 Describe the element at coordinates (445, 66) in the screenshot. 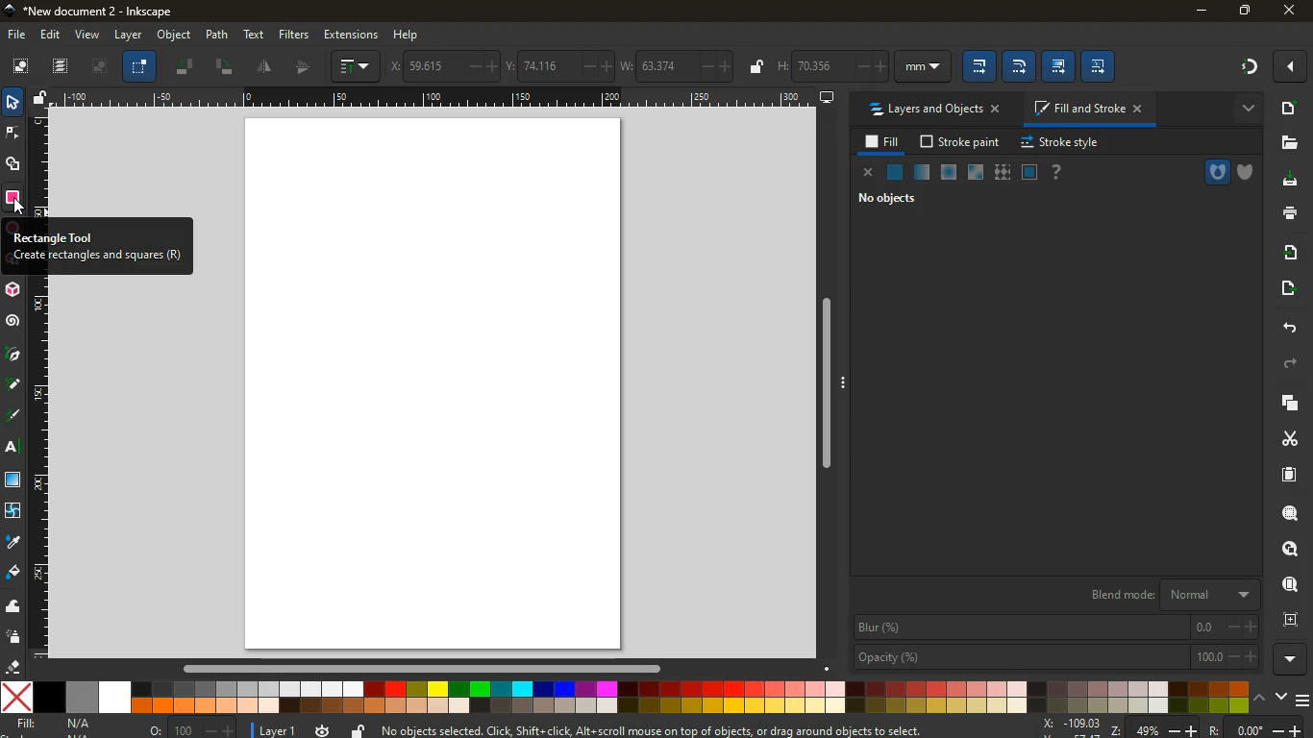

I see `x` at that location.